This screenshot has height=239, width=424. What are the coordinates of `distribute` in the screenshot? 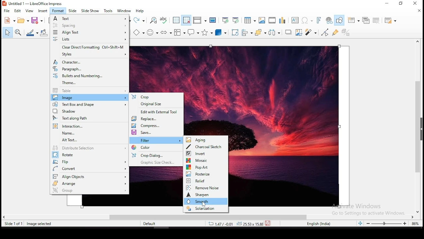 It's located at (274, 33).